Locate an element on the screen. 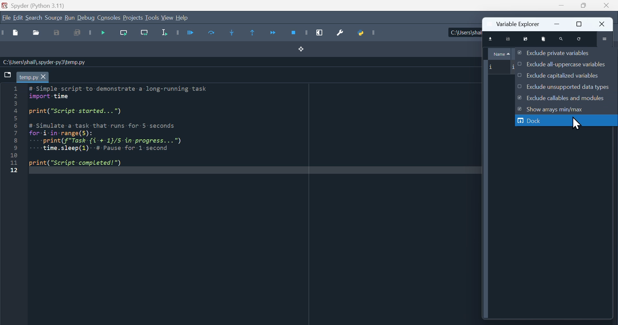  New file is located at coordinates (12, 33).